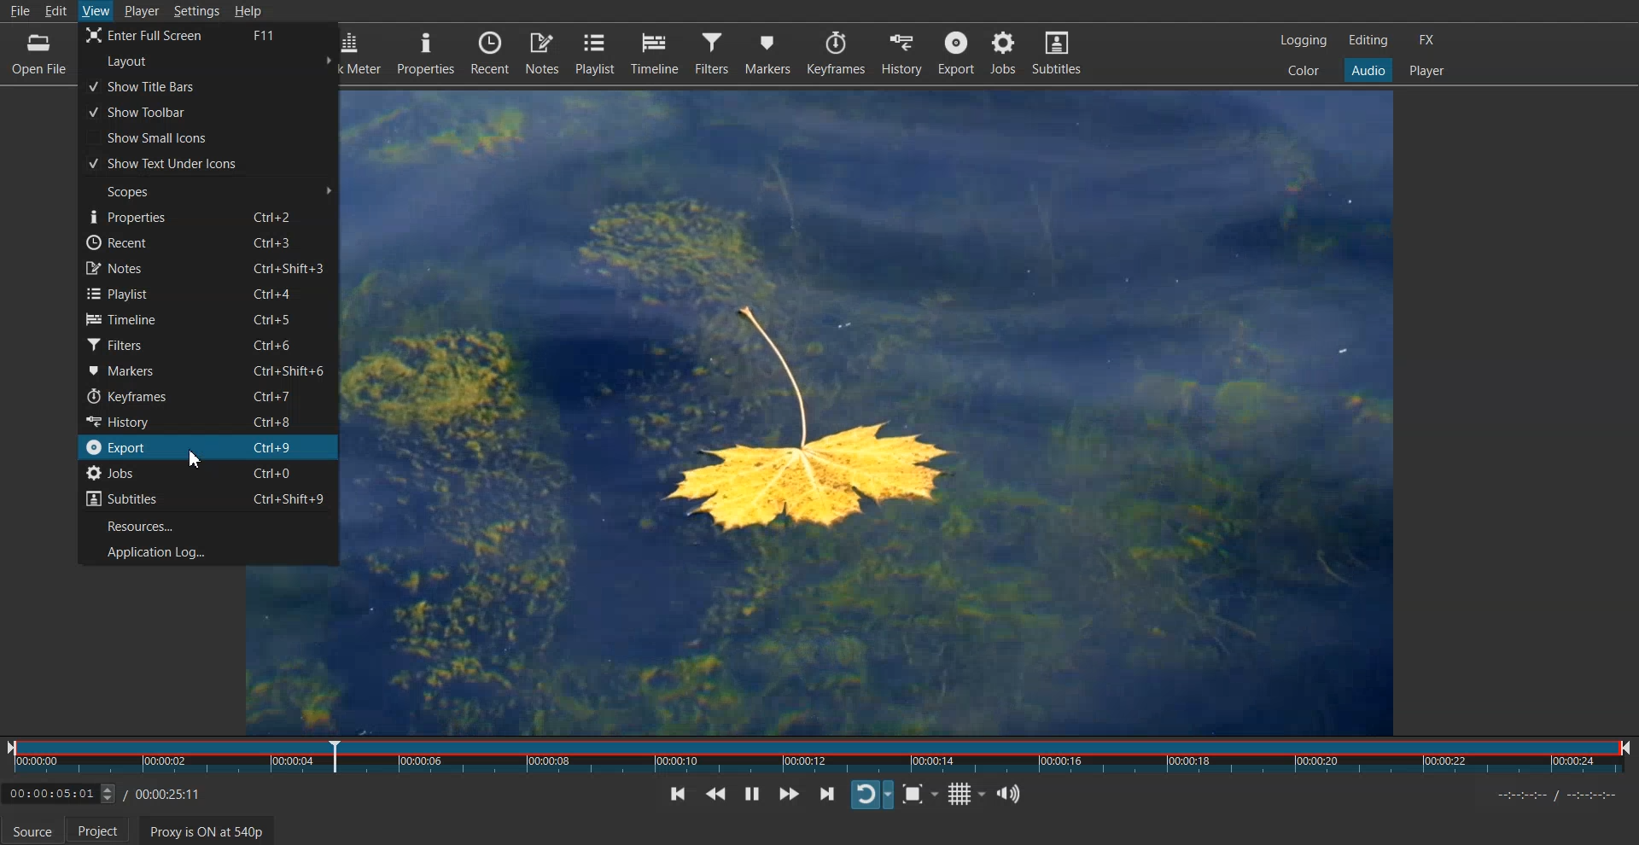 The width and height of the screenshot is (1639, 845). I want to click on Skip to the previous point, so click(676, 793).